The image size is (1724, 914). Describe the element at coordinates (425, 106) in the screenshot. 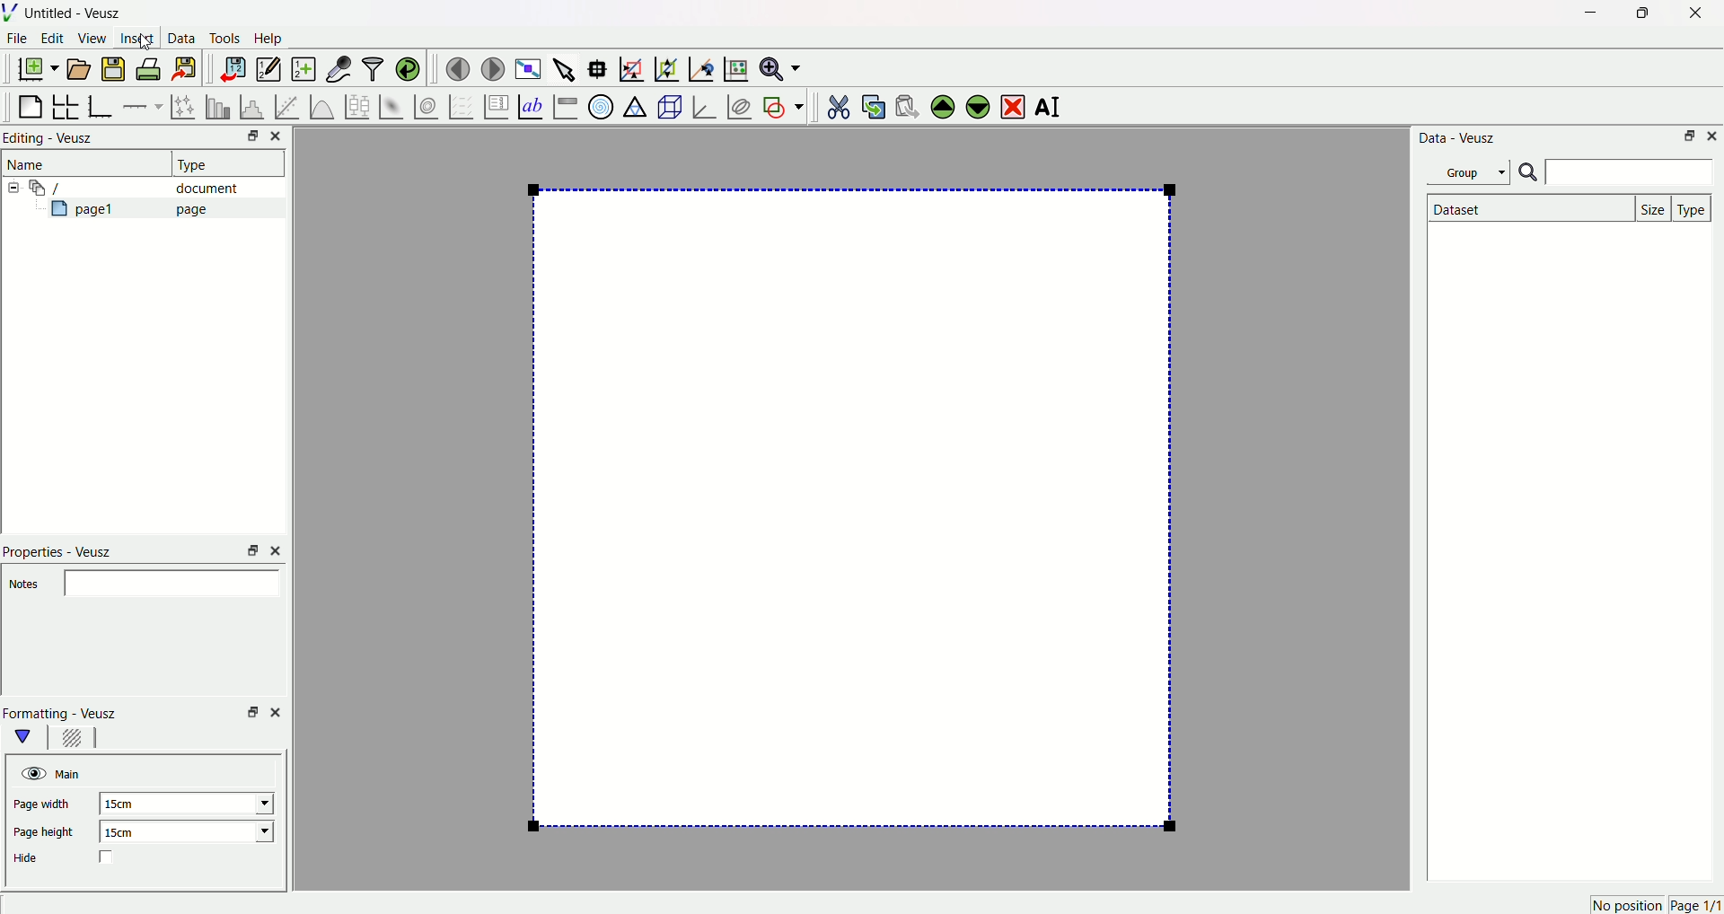

I see `plot 2d datasets as contours` at that location.